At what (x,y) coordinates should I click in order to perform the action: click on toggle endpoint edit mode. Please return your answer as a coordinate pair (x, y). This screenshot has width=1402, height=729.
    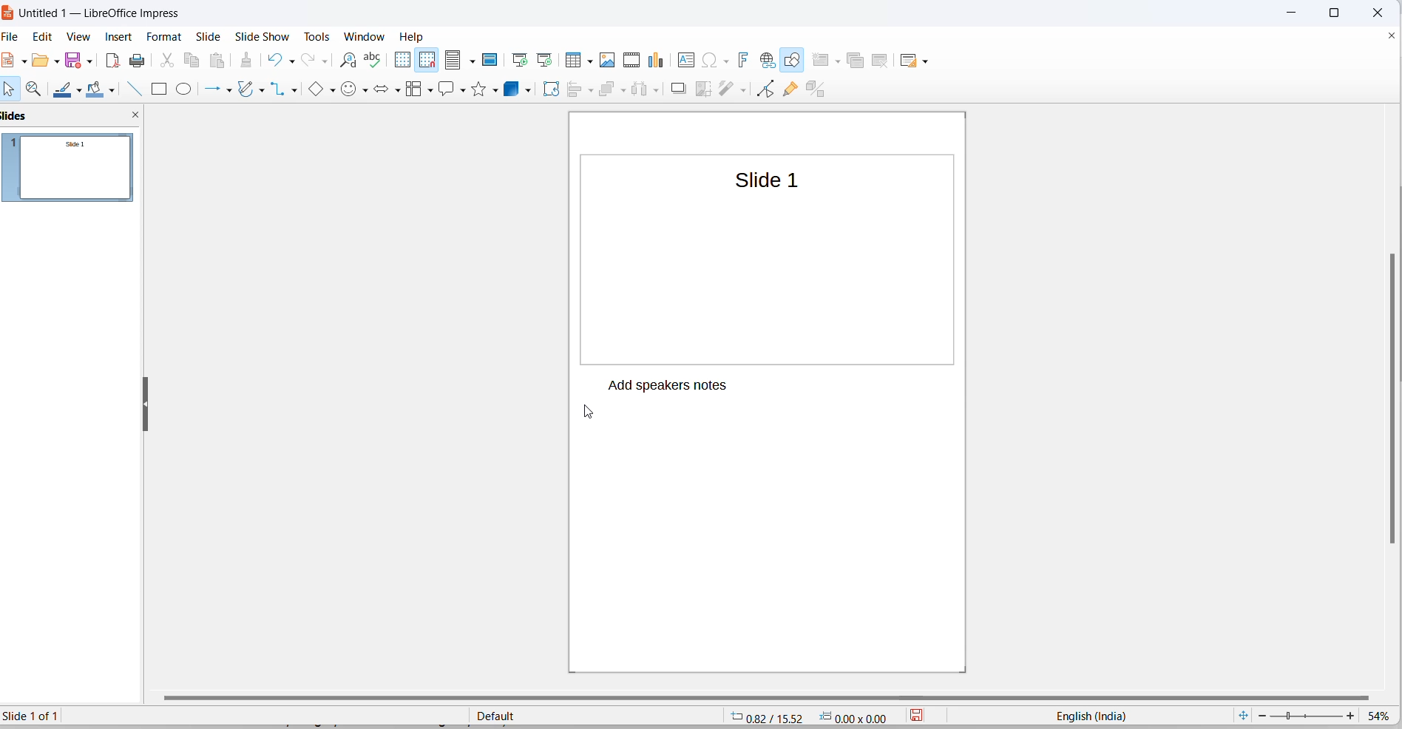
    Looking at the image, I should click on (766, 90).